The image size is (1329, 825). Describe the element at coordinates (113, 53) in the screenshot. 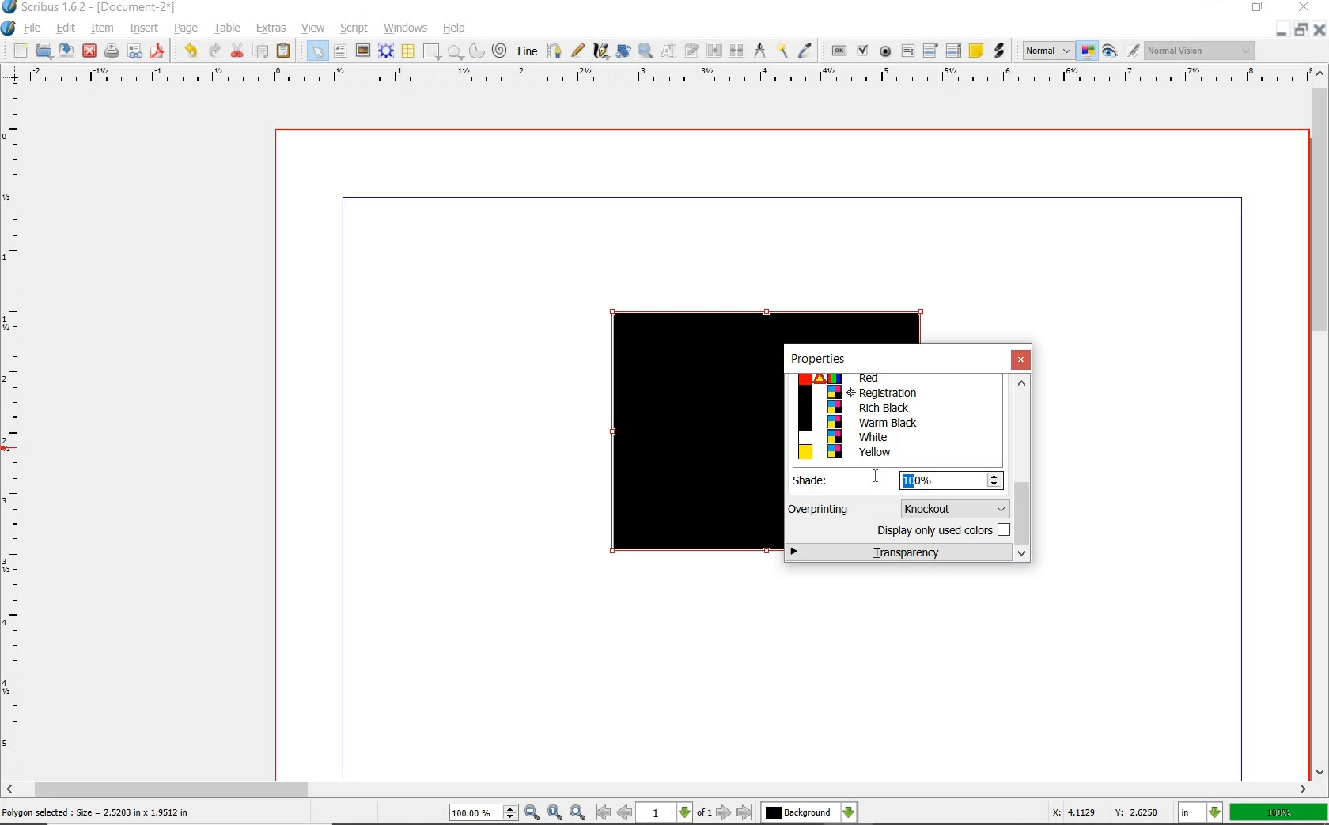

I see `print` at that location.